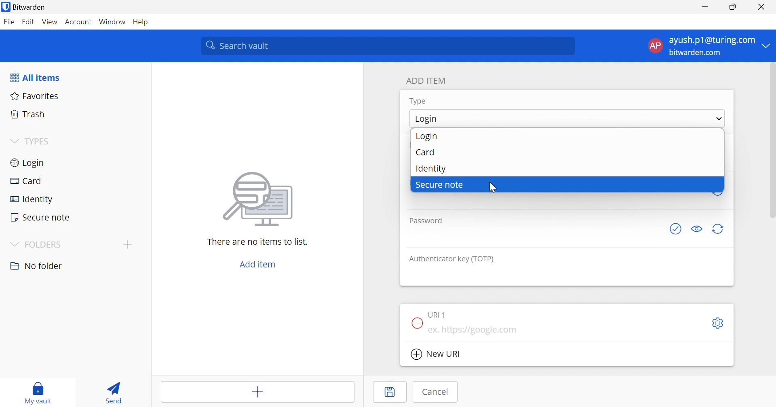 Image resolution: width=776 pixels, height=407 pixels. Describe the element at coordinates (733, 6) in the screenshot. I see `Restore Down` at that location.